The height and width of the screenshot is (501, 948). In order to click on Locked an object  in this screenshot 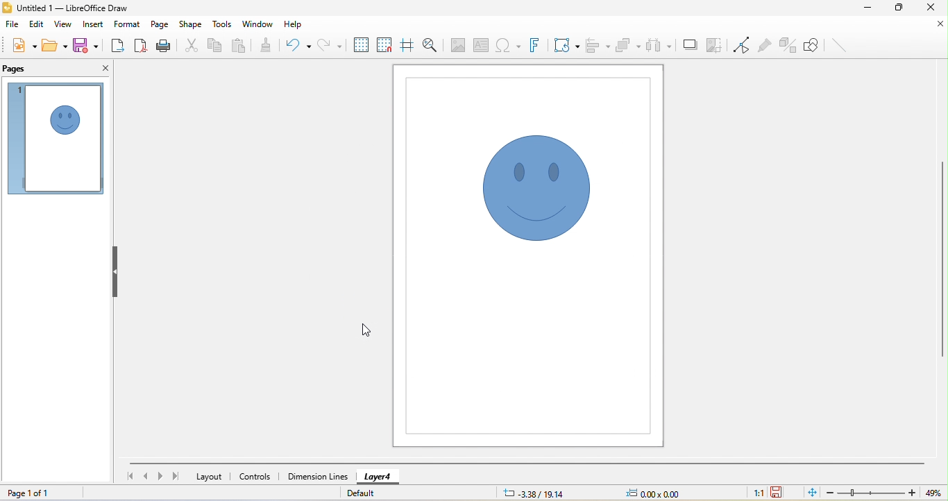, I will do `click(534, 189)`.